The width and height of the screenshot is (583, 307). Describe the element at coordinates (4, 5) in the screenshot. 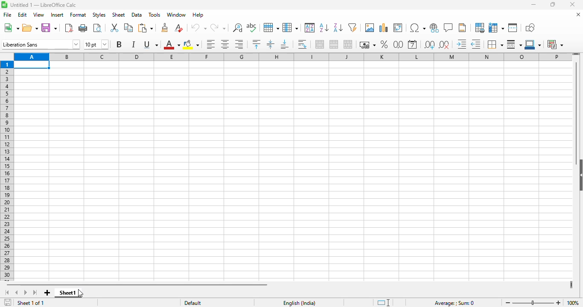

I see `Software logo` at that location.